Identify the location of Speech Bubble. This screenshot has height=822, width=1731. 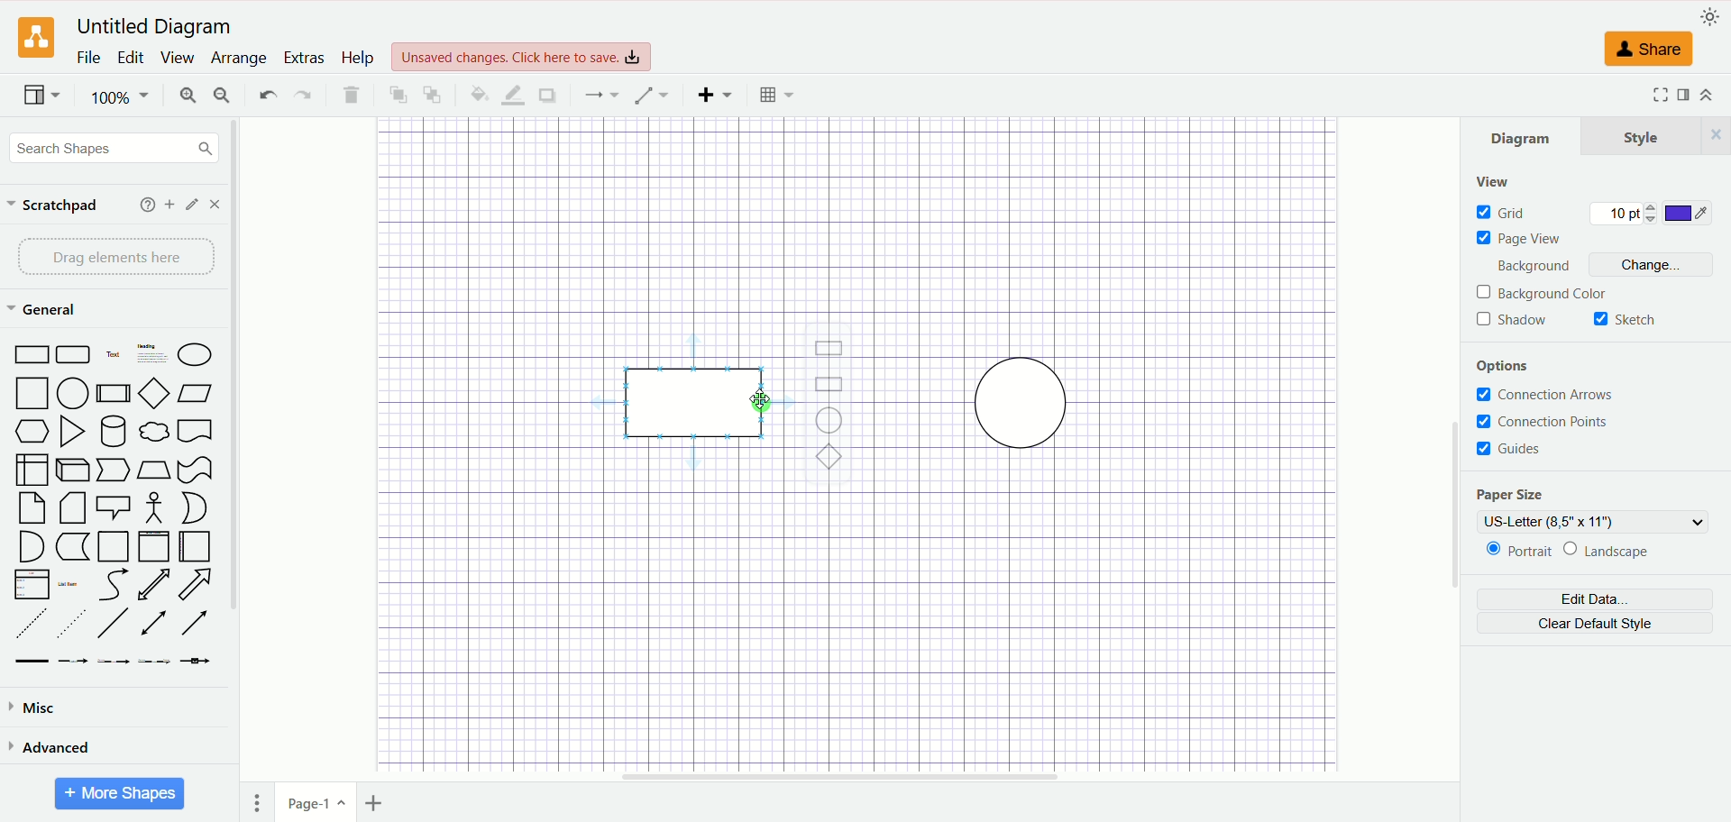
(114, 508).